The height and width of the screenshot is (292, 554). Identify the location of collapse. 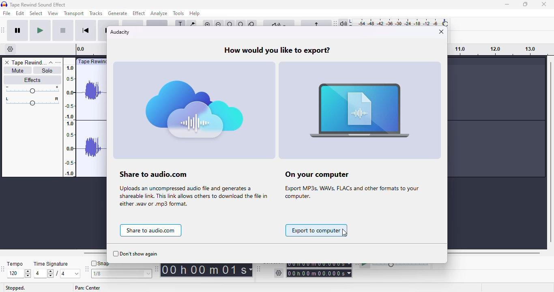
(51, 62).